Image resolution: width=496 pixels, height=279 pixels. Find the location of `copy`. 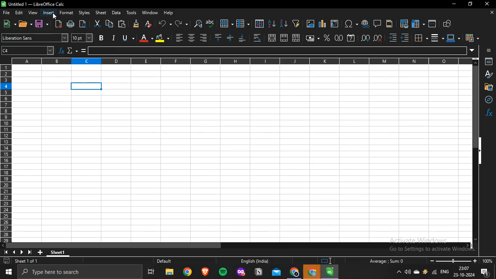

copy is located at coordinates (109, 24).